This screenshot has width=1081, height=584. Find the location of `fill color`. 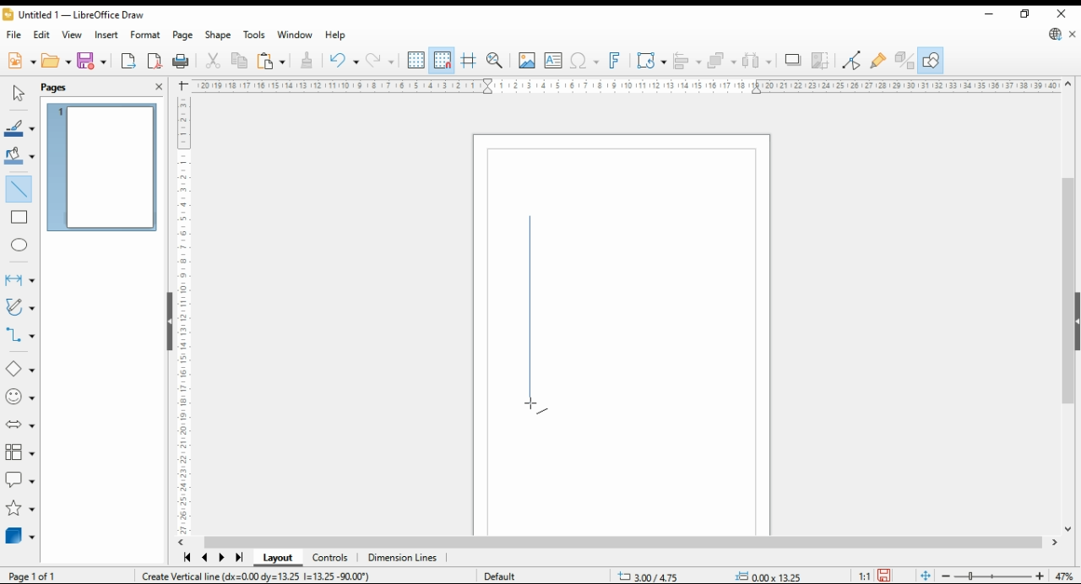

fill color is located at coordinates (19, 154).